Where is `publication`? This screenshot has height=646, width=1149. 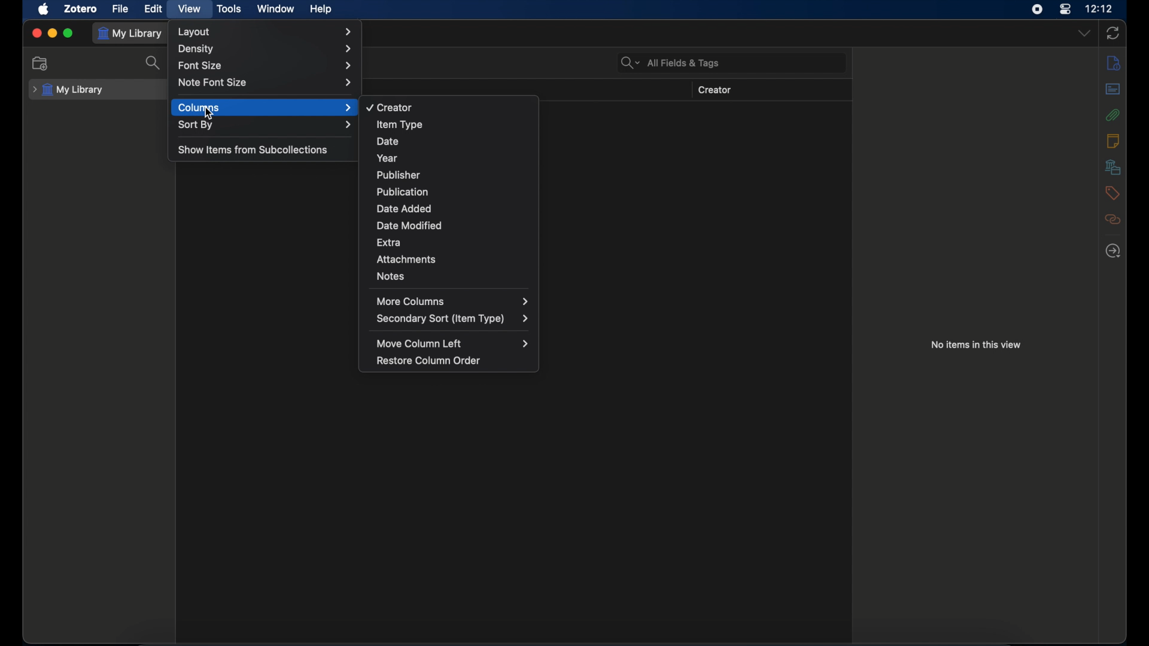 publication is located at coordinates (402, 191).